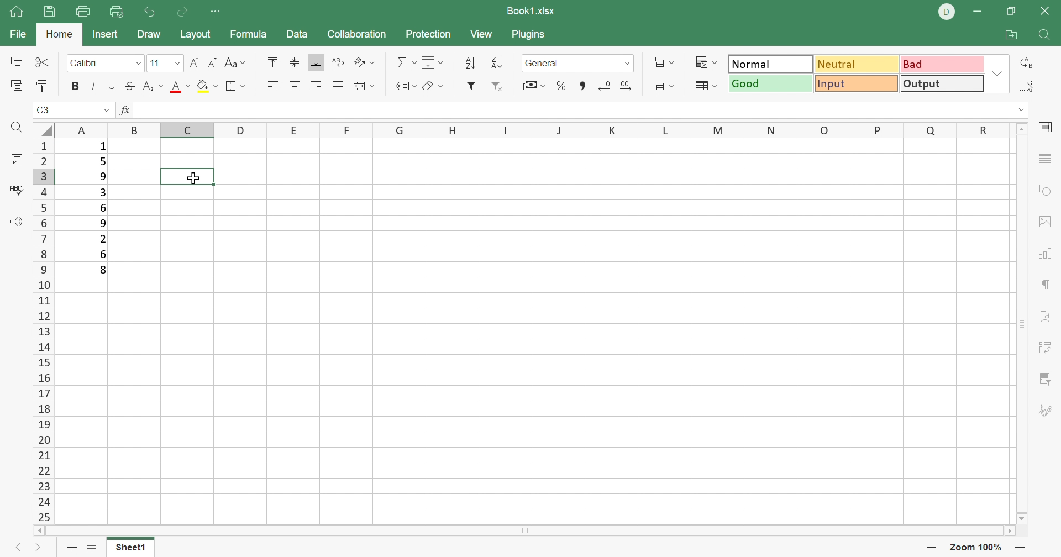 This screenshot has height=557, width=1061. Describe the element at coordinates (42, 62) in the screenshot. I see `Cut` at that location.